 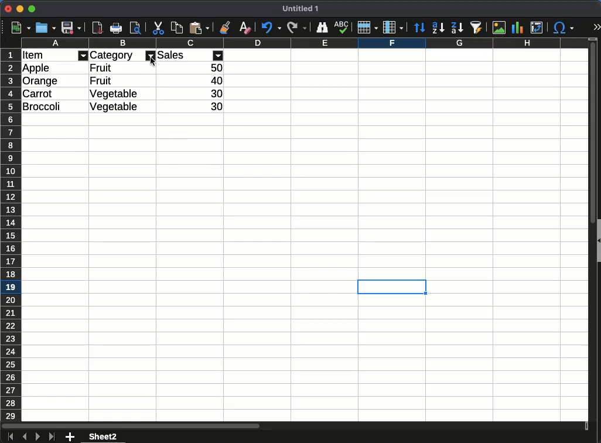 What do you see at coordinates (477, 28) in the screenshot?
I see `autofilter` at bounding box center [477, 28].